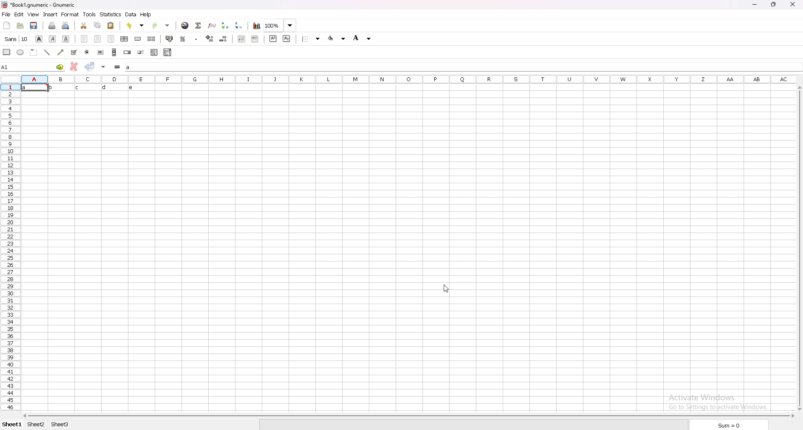 The height and width of the screenshot is (430, 803). I want to click on border, so click(311, 39).